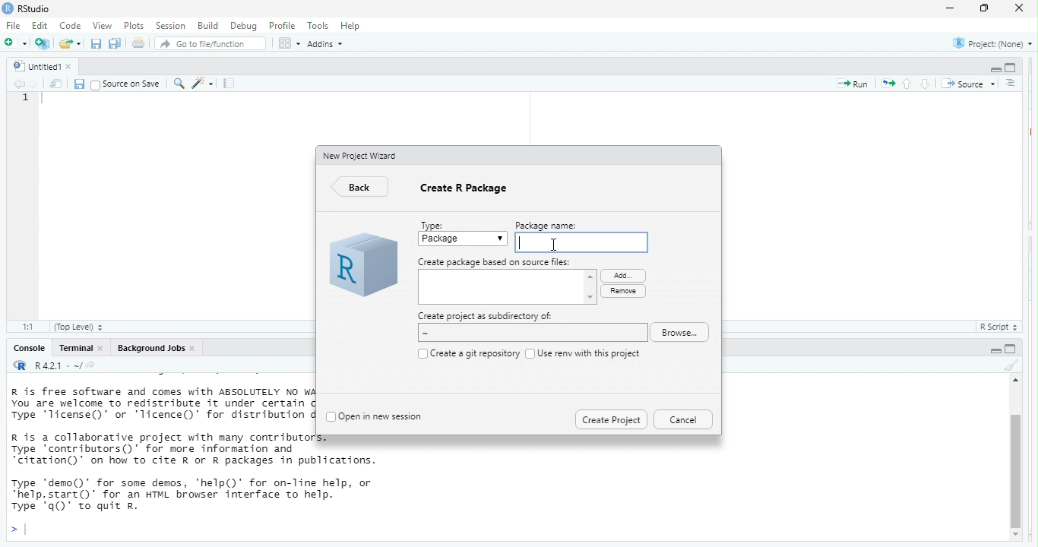 The height and width of the screenshot is (547, 1038). What do you see at coordinates (622, 291) in the screenshot?
I see `remove` at bounding box center [622, 291].